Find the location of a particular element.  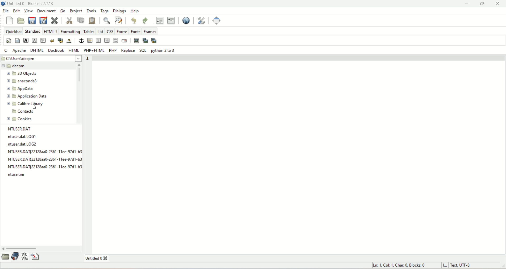

minimize is located at coordinates (467, 4).